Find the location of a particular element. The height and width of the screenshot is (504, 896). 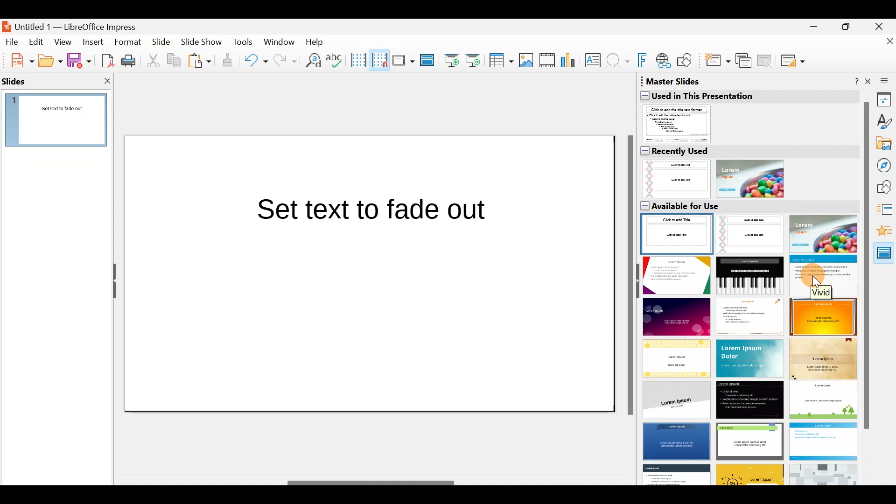

Display views is located at coordinates (403, 60).